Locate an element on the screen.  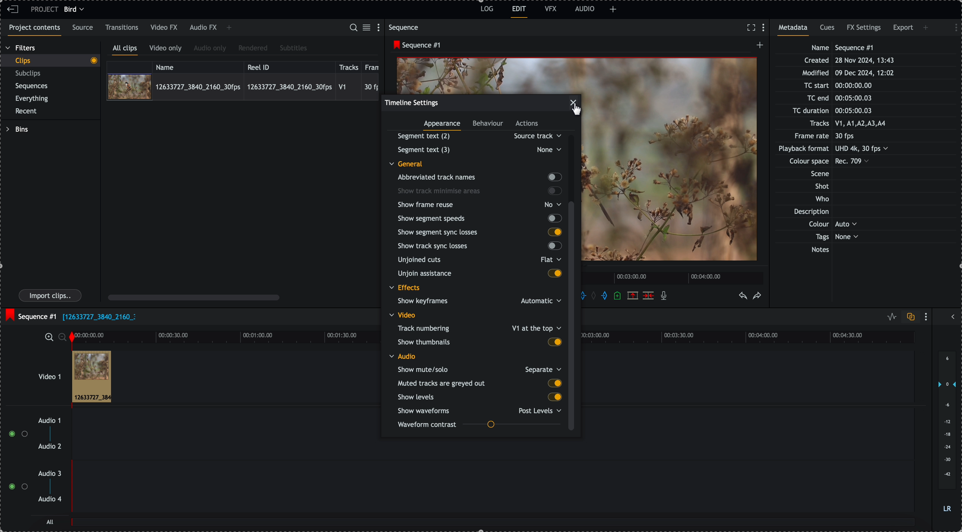
VFX is located at coordinates (551, 9).